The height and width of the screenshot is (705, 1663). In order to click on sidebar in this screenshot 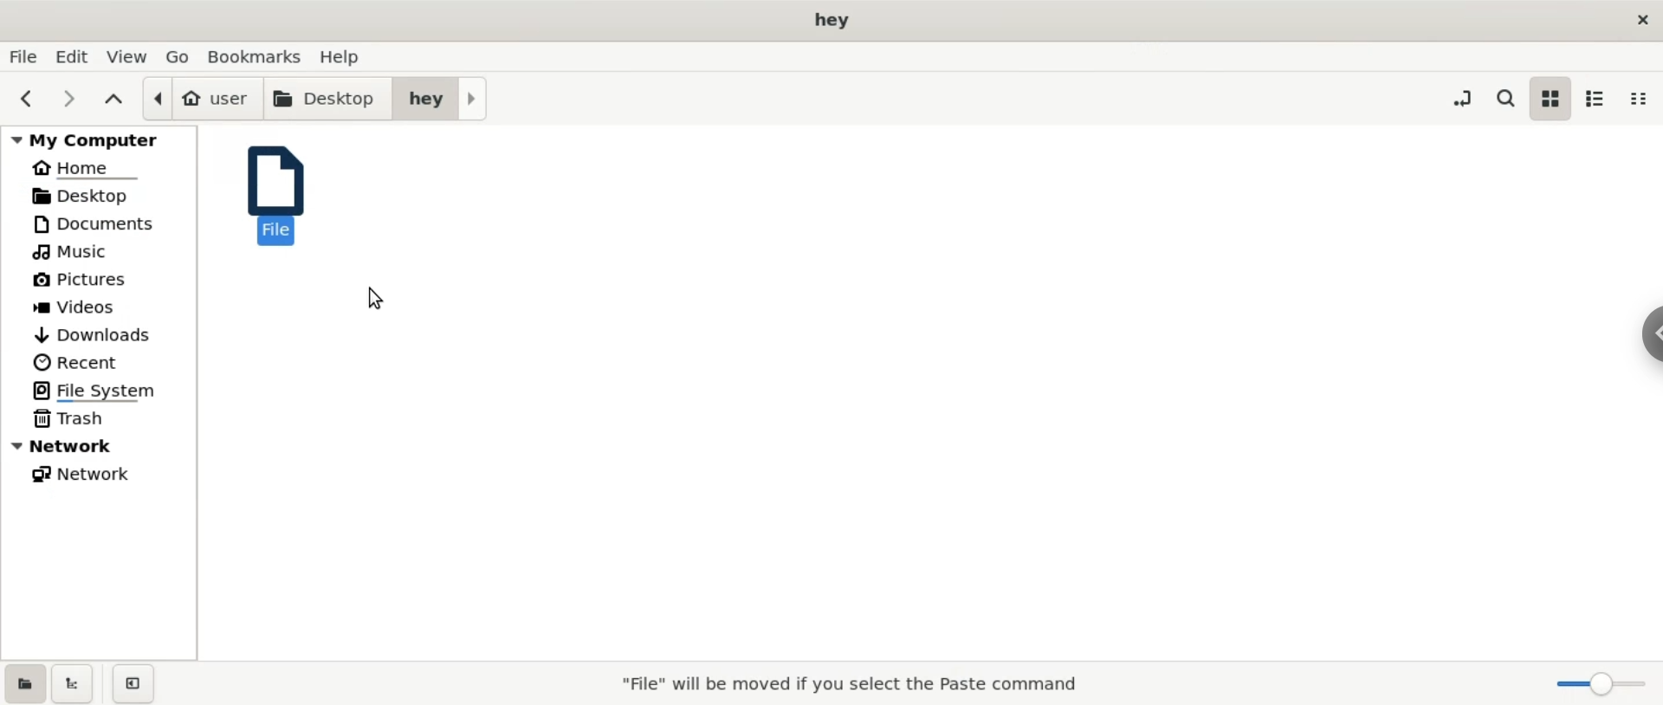, I will do `click(1632, 338)`.